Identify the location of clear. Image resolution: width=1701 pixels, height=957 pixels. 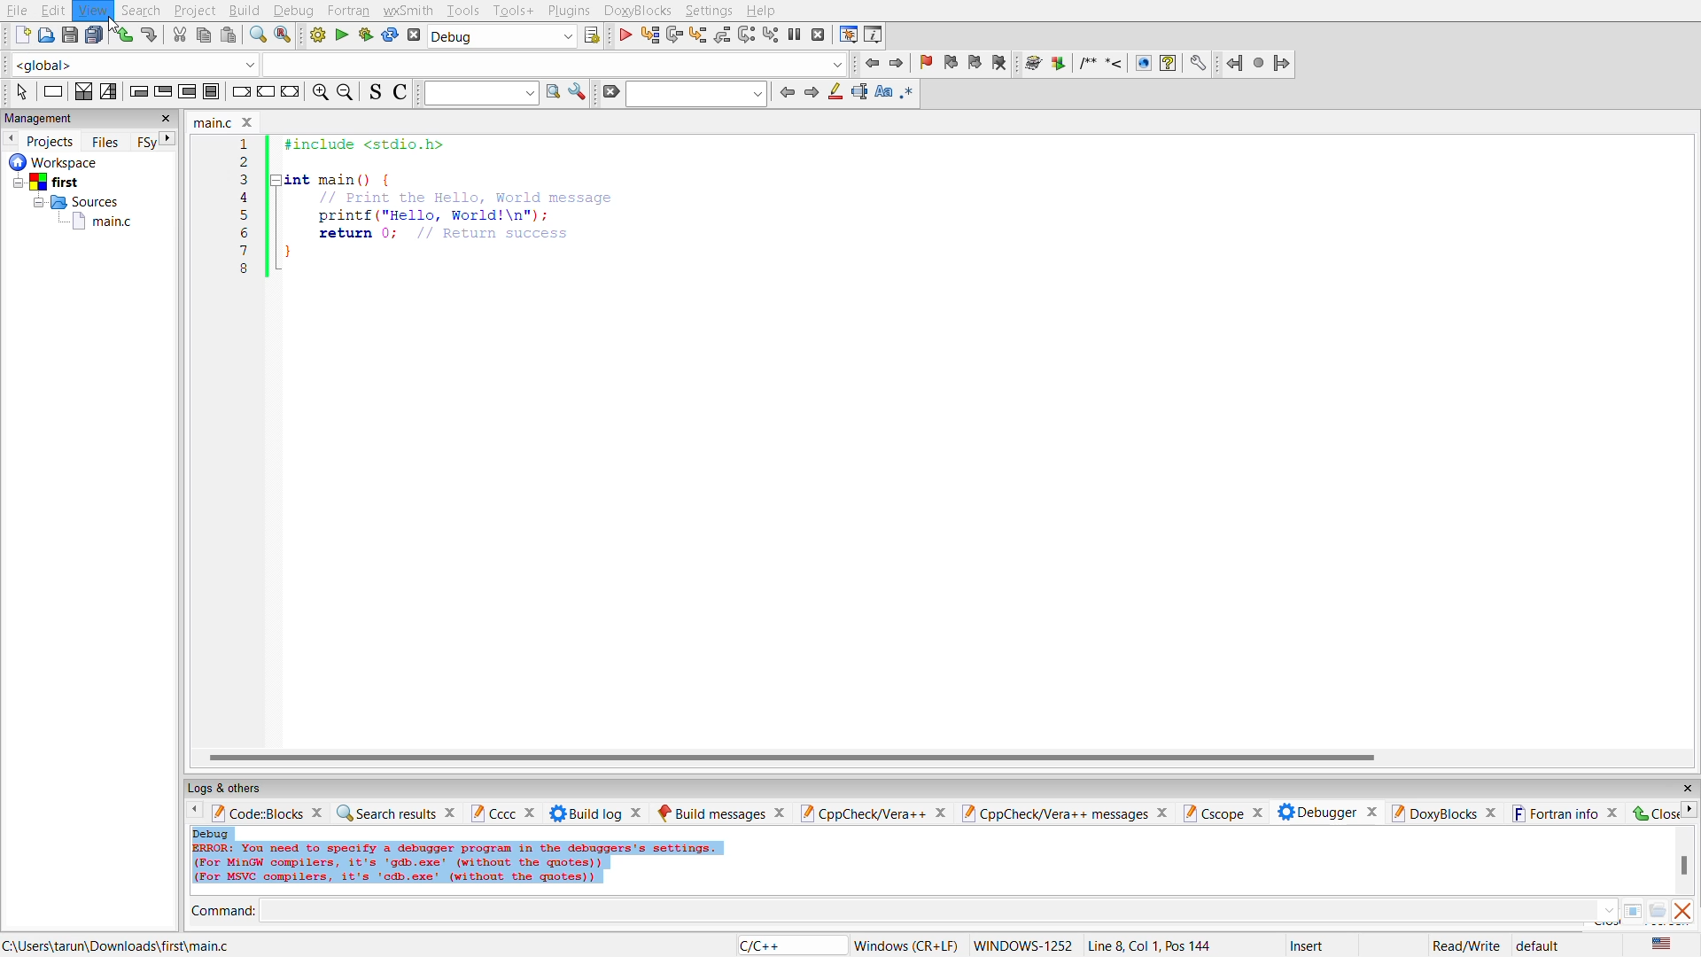
(611, 91).